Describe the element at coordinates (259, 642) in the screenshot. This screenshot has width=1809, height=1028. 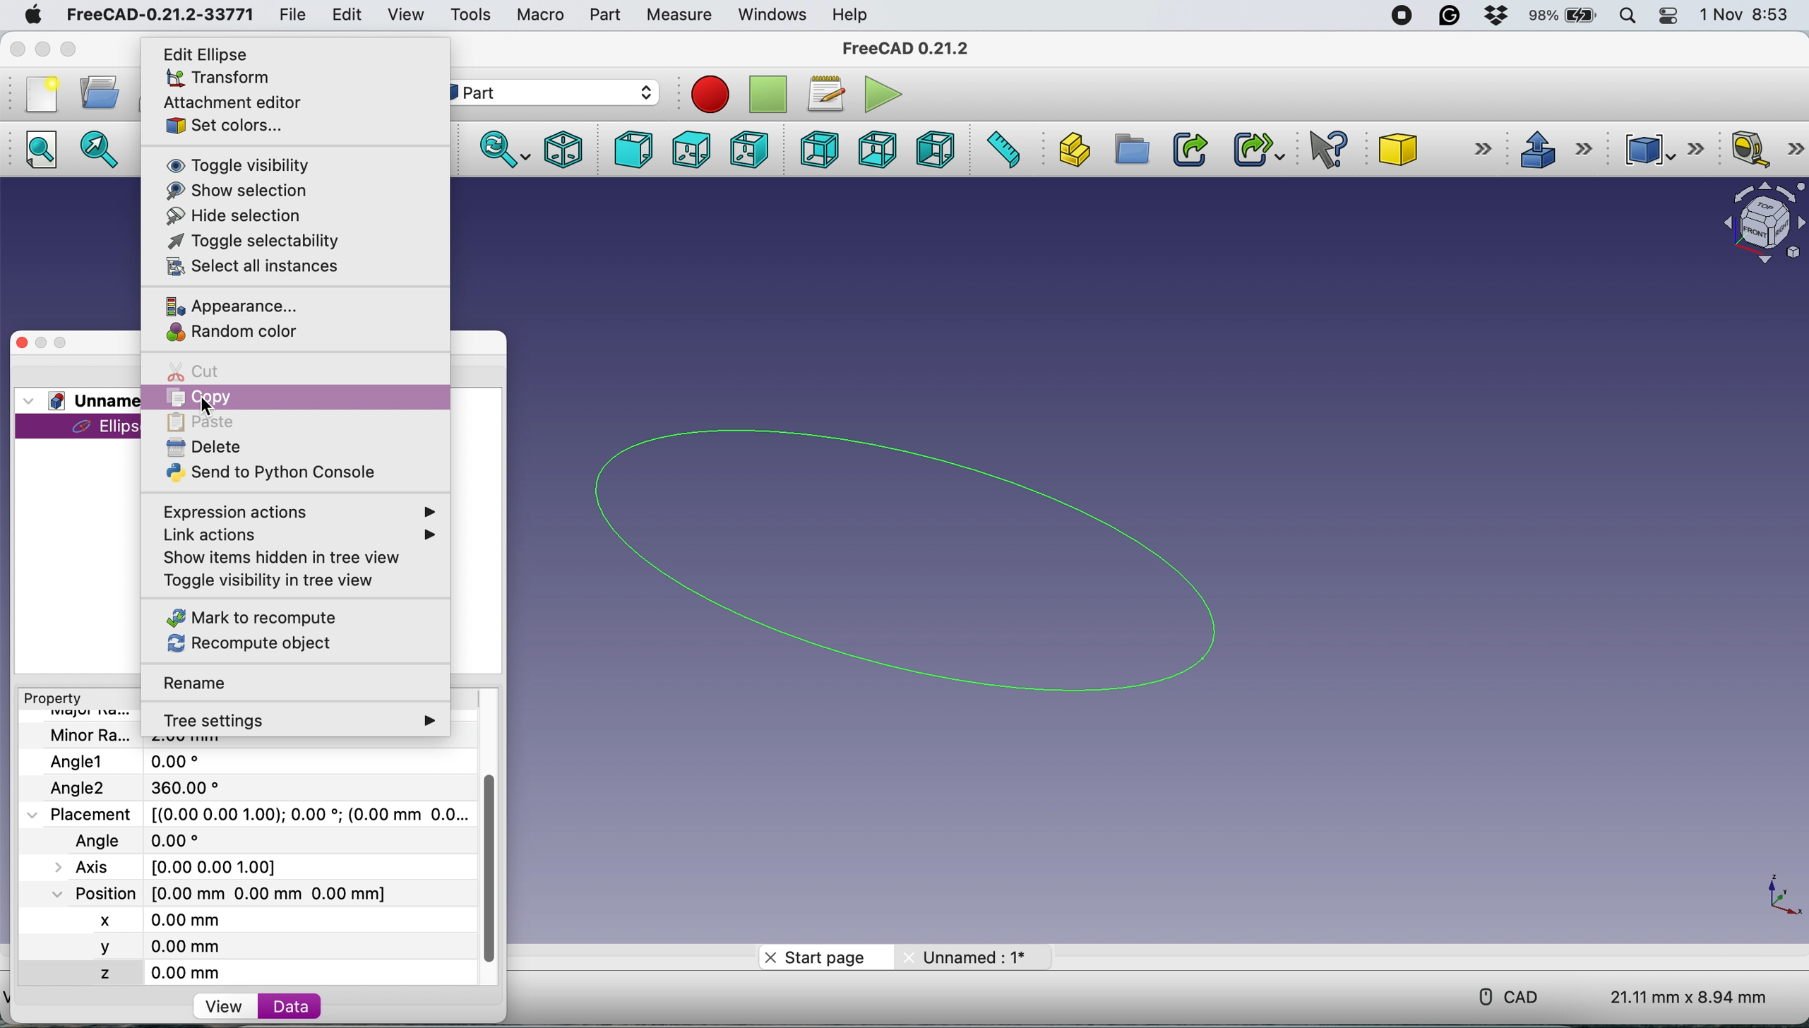
I see `recompute object` at that location.